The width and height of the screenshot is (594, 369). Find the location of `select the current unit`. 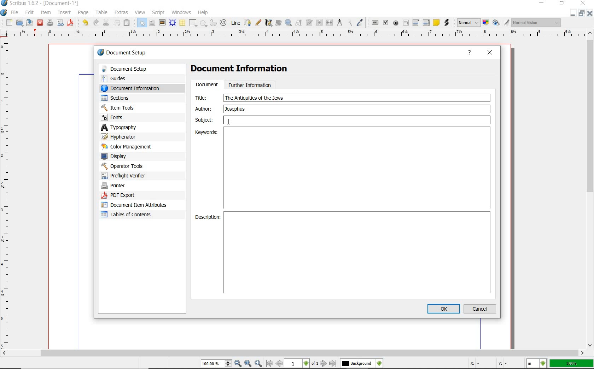

select the current unit is located at coordinates (536, 363).